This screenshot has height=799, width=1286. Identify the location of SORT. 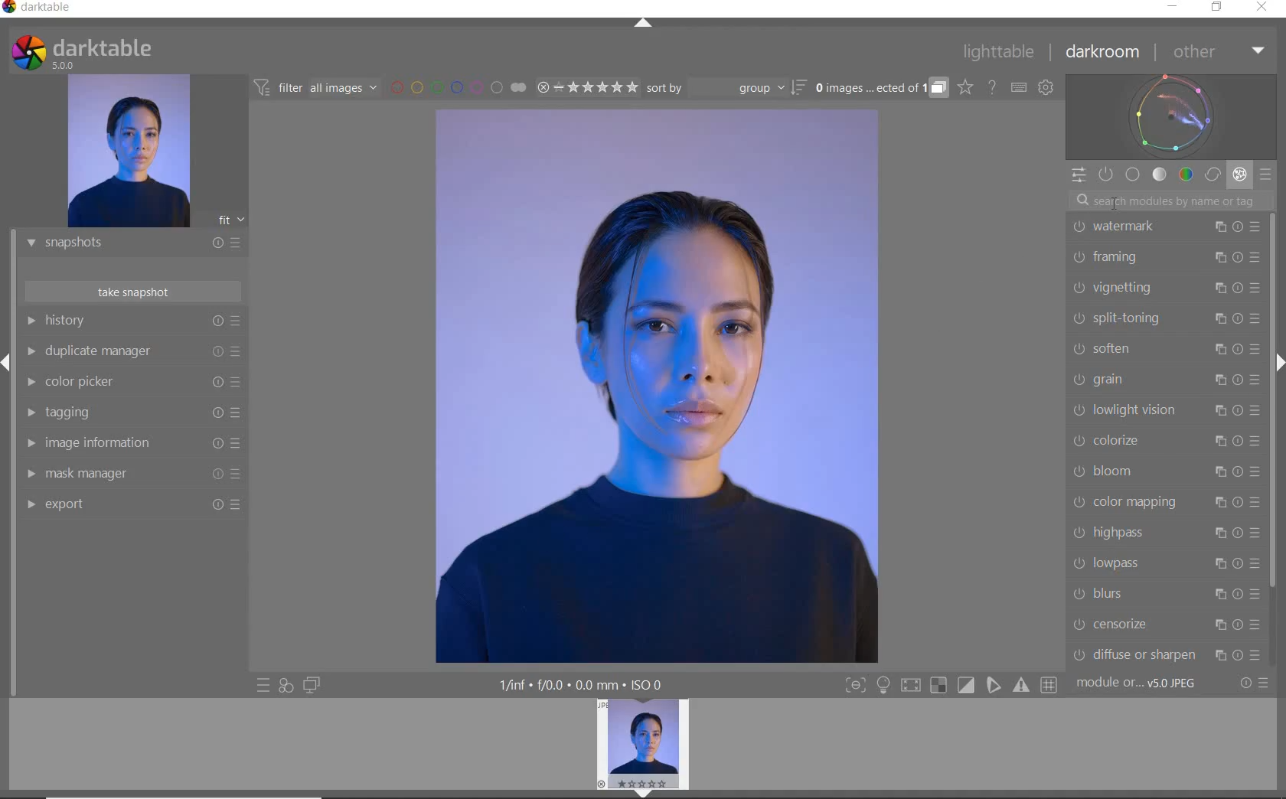
(725, 87).